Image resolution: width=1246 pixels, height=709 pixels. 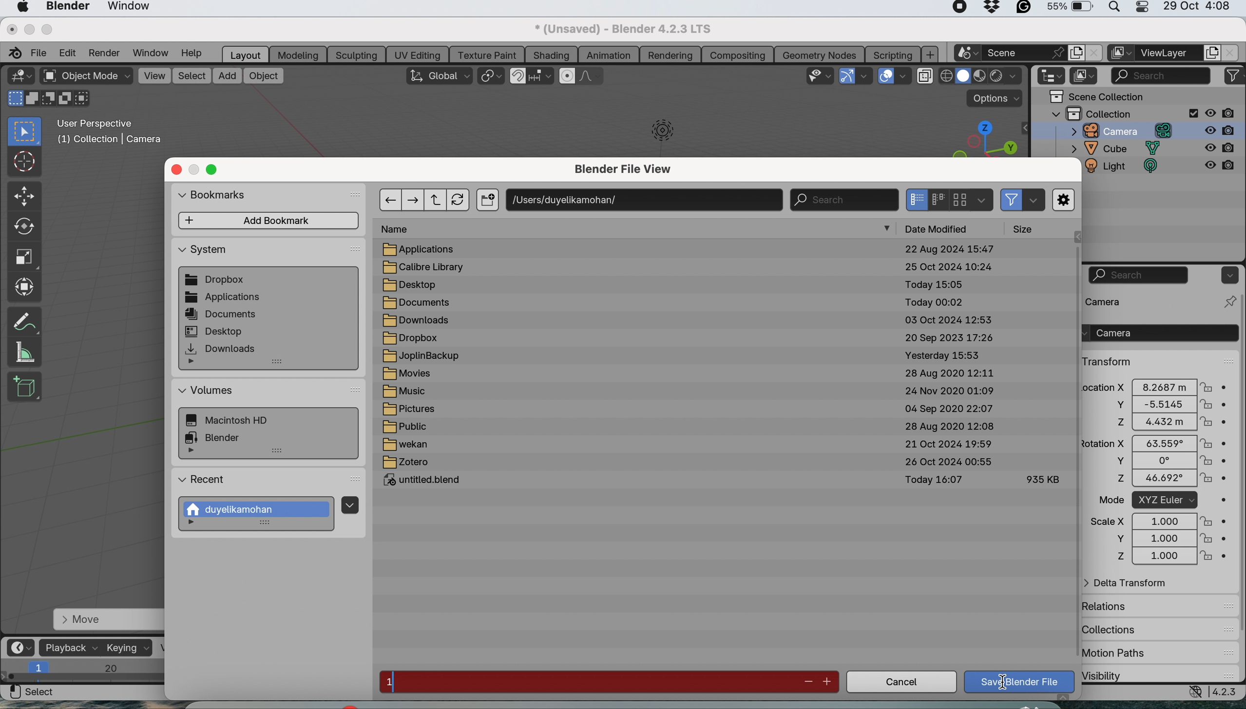 What do you see at coordinates (130, 8) in the screenshot?
I see `window` at bounding box center [130, 8].